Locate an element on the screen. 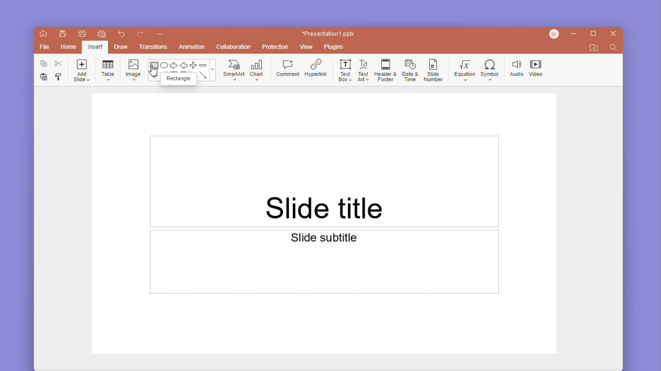 The image size is (661, 371). view is located at coordinates (308, 47).